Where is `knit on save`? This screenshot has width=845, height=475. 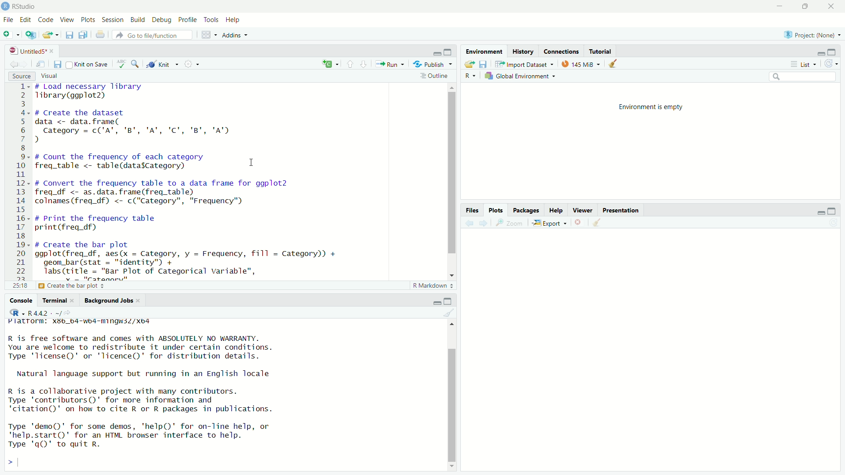
knit on save is located at coordinates (88, 65).